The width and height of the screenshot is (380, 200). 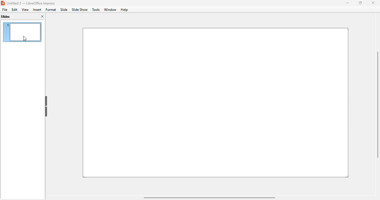 I want to click on maximize, so click(x=361, y=3).